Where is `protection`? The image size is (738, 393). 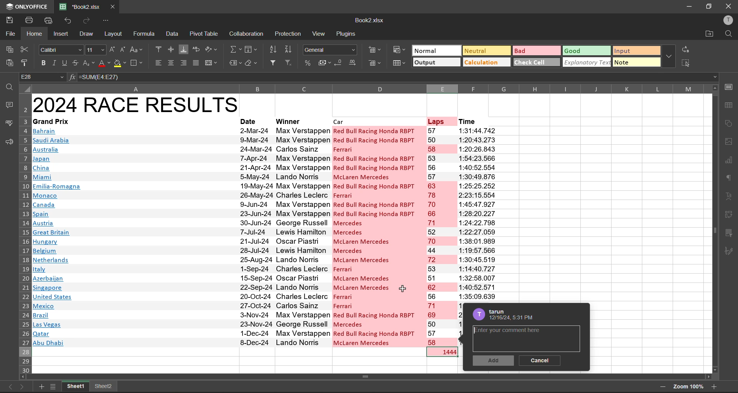
protection is located at coordinates (288, 34).